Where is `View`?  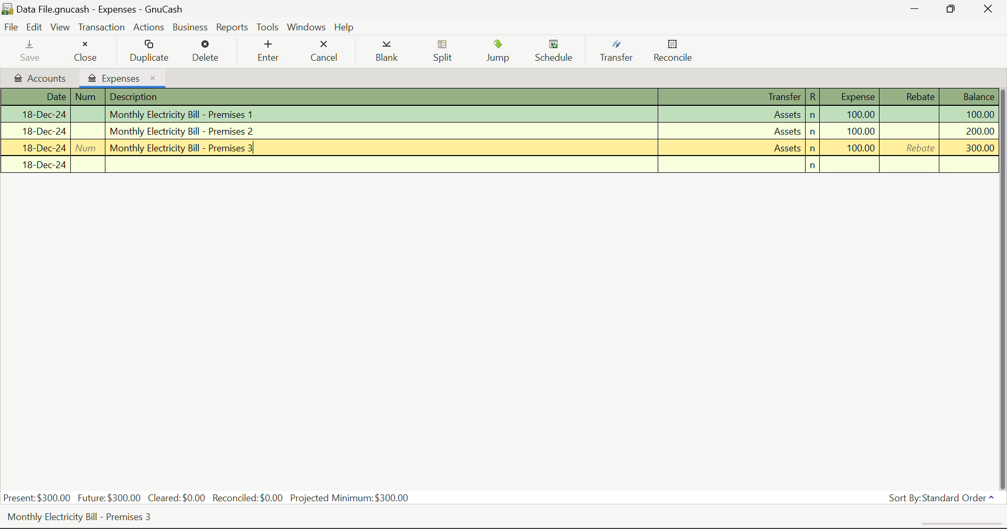
View is located at coordinates (60, 29).